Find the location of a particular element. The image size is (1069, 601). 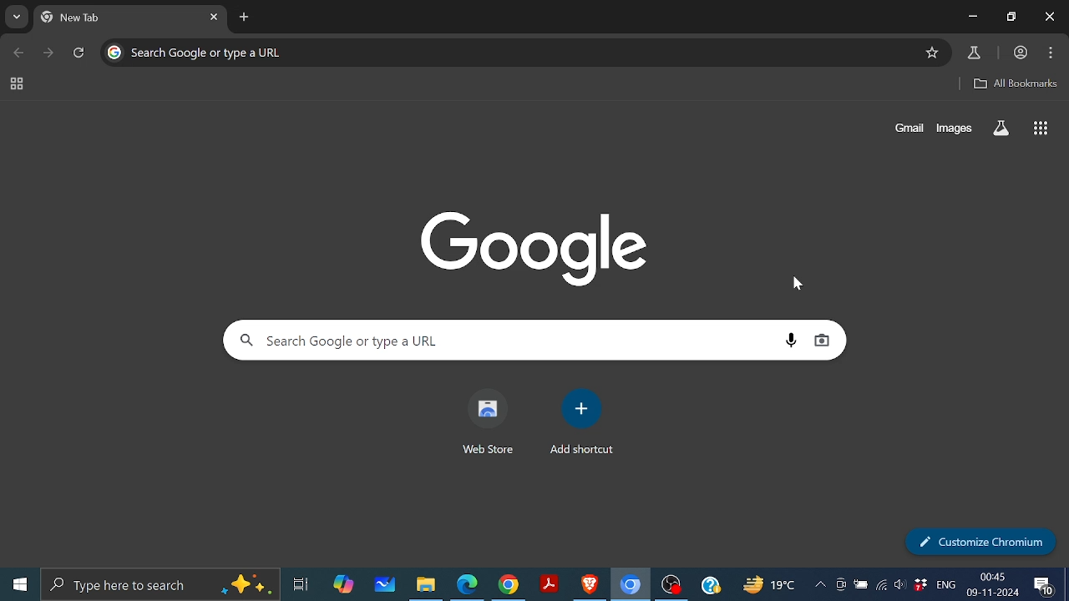

Search tabs is located at coordinates (18, 16).